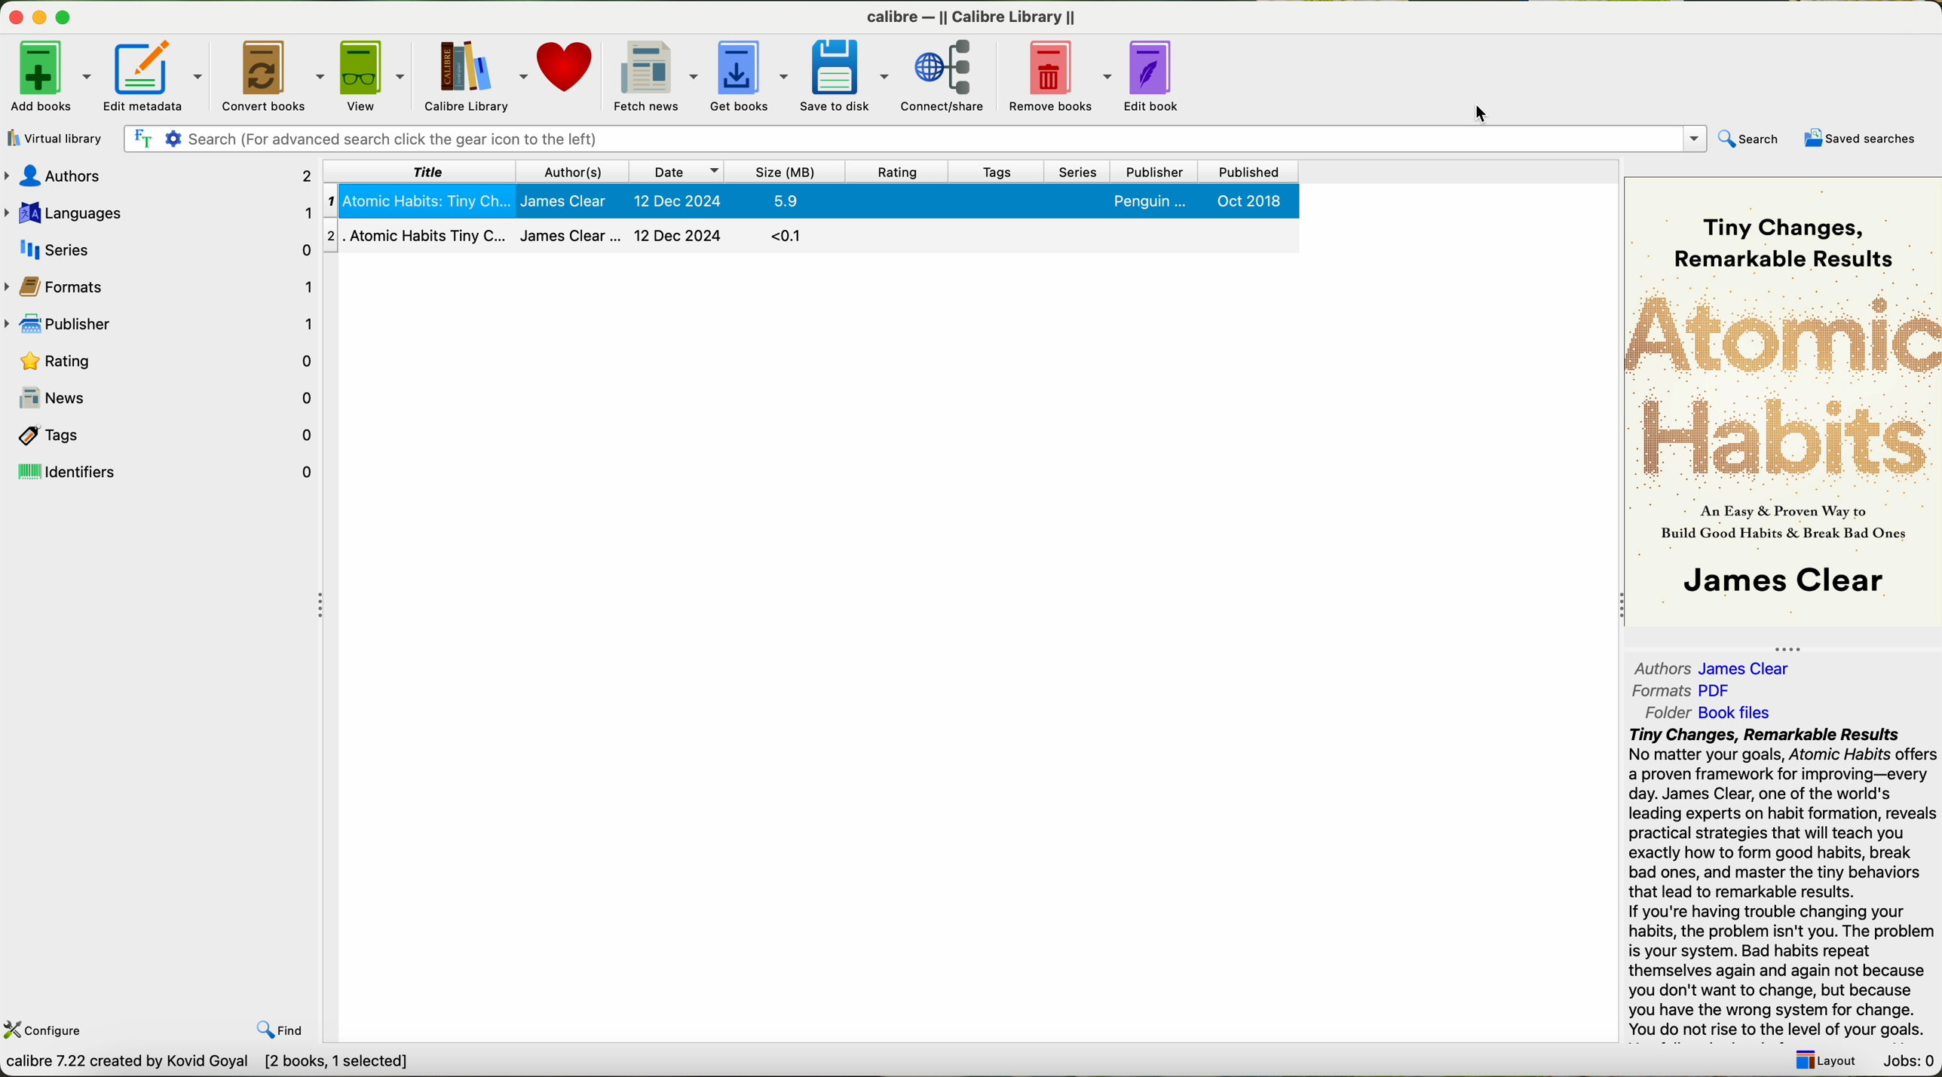 This screenshot has width=1942, height=1077. Describe the element at coordinates (166, 473) in the screenshot. I see `identifiers` at that location.